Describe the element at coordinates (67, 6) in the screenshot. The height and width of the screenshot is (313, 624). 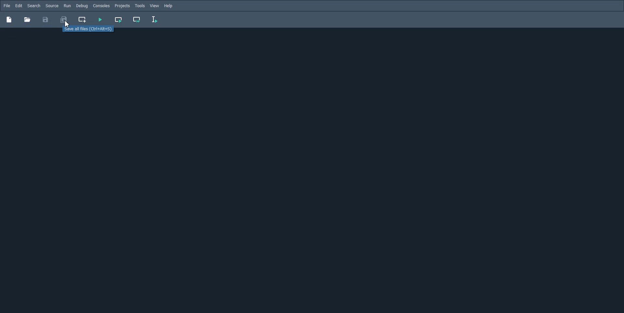
I see `Run` at that location.